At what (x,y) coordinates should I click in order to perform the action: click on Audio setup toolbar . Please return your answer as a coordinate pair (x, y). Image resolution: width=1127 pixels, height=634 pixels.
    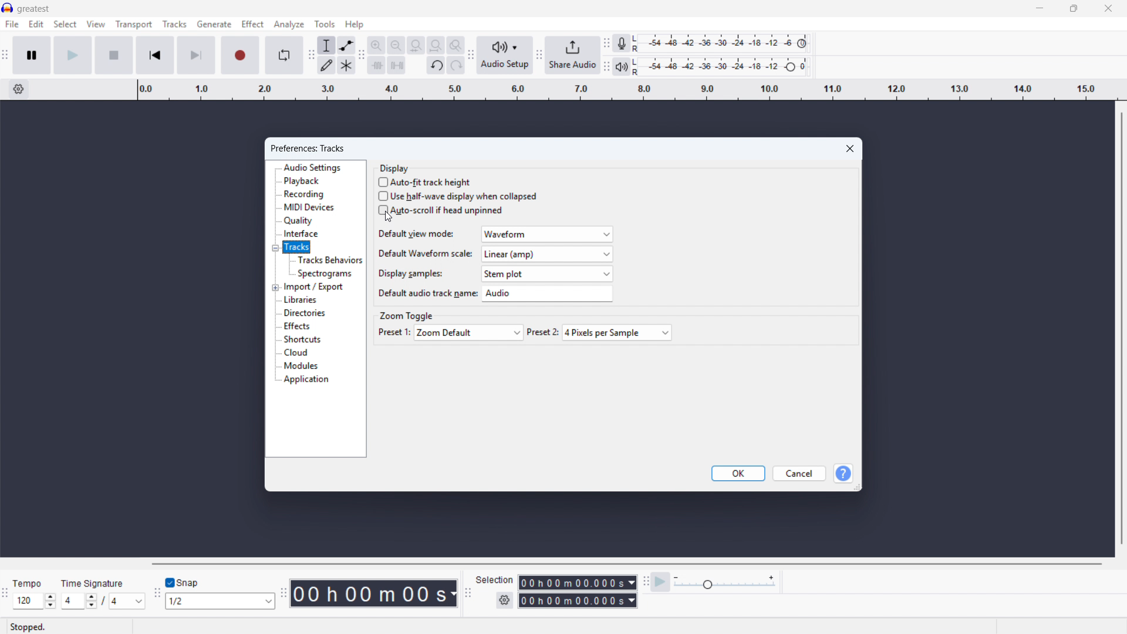
    Looking at the image, I should click on (471, 56).